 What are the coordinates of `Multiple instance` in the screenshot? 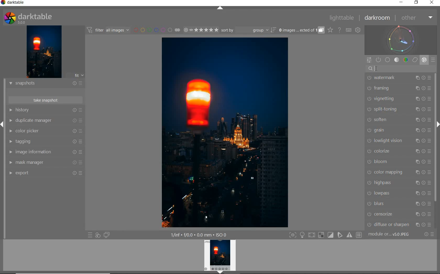 It's located at (417, 173).